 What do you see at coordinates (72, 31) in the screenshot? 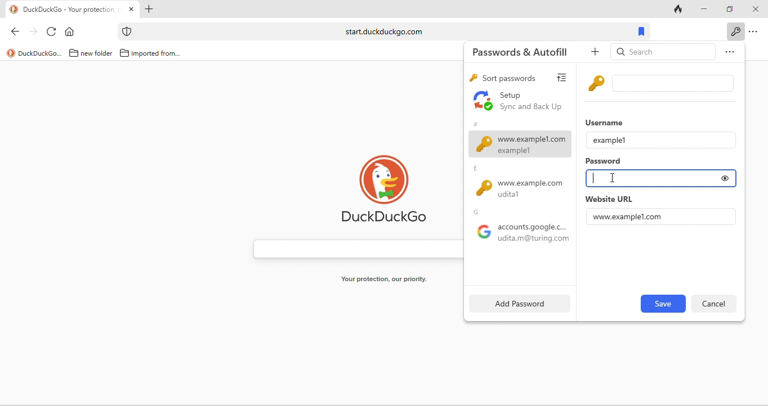
I see `home` at bounding box center [72, 31].